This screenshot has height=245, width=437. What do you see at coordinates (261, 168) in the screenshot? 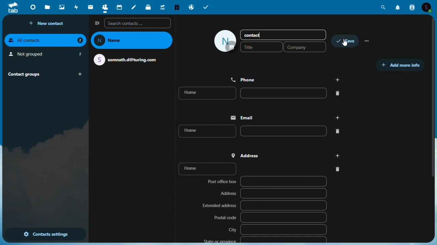
I see `home` at bounding box center [261, 168].